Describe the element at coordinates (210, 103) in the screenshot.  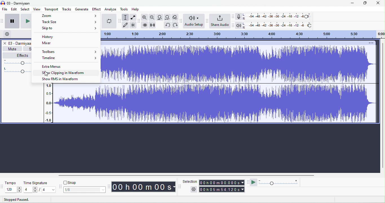
I see `waveform` at that location.